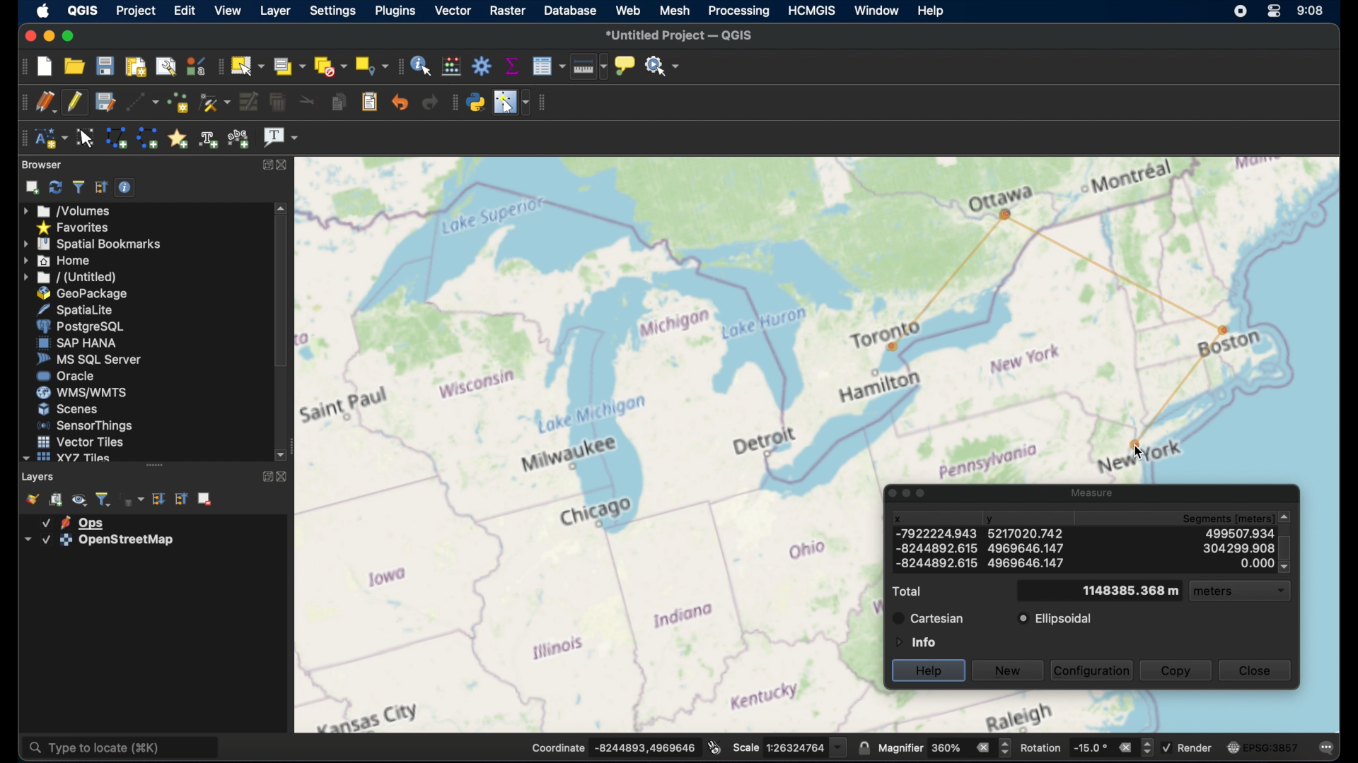 The width and height of the screenshot is (1358, 763). What do you see at coordinates (1056, 619) in the screenshot?
I see `ellipsoidal` at bounding box center [1056, 619].